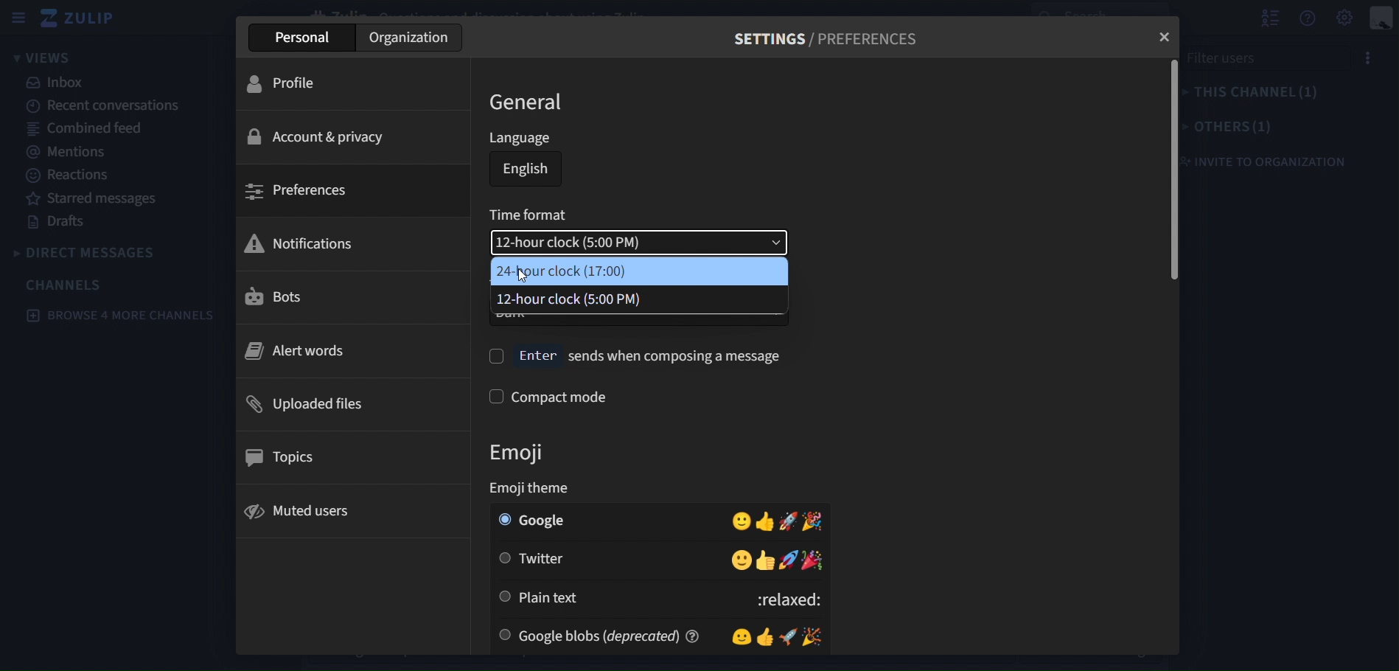 Image resolution: width=1399 pixels, height=671 pixels. Describe the element at coordinates (641, 243) in the screenshot. I see `12-hour clock(5:00 PM)` at that location.